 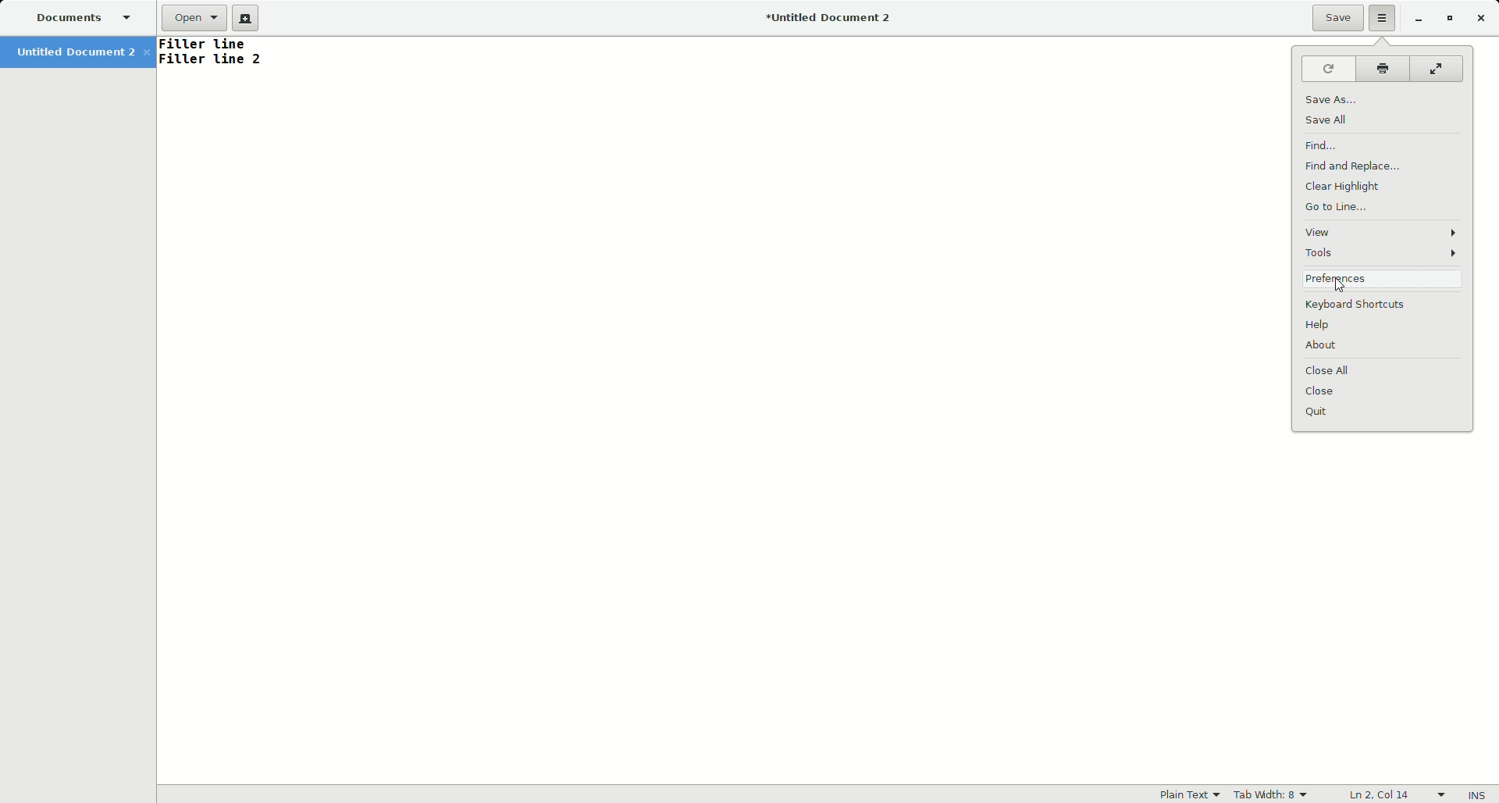 What do you see at coordinates (1385, 371) in the screenshot?
I see `Close All` at bounding box center [1385, 371].